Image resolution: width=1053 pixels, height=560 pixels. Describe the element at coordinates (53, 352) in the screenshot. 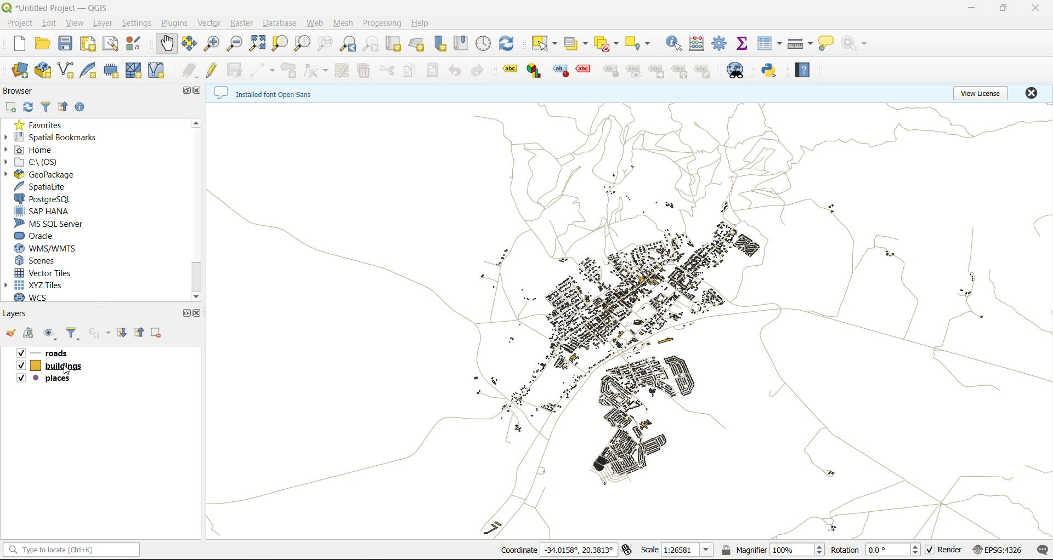

I see `roads layer` at that location.